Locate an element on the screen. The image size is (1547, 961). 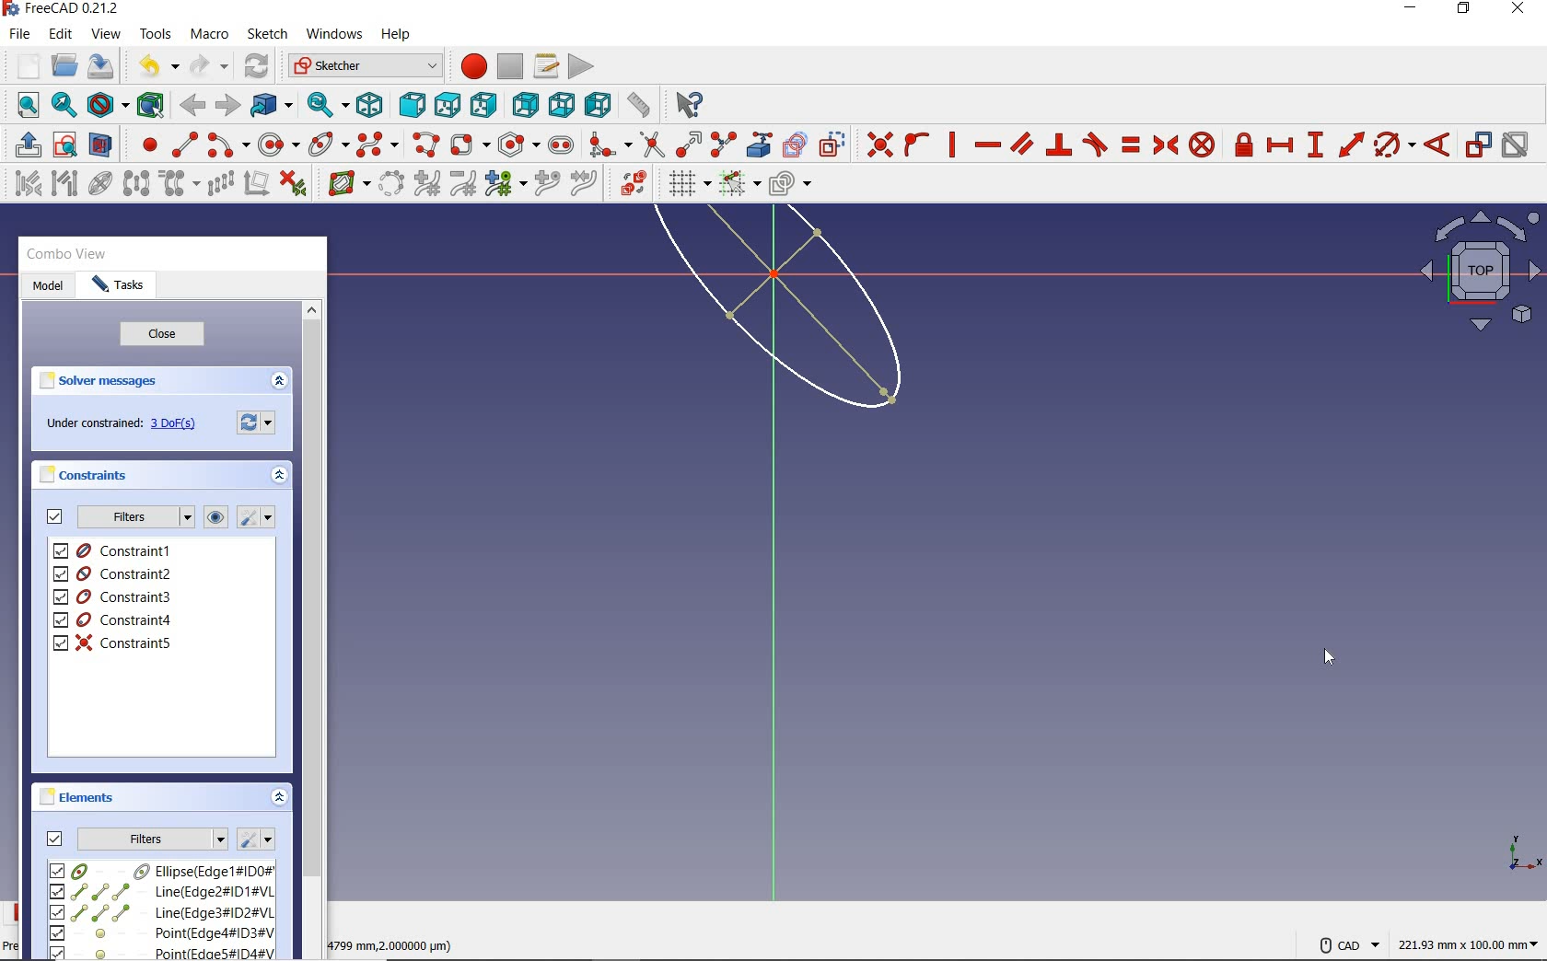
settings is located at coordinates (255, 839).